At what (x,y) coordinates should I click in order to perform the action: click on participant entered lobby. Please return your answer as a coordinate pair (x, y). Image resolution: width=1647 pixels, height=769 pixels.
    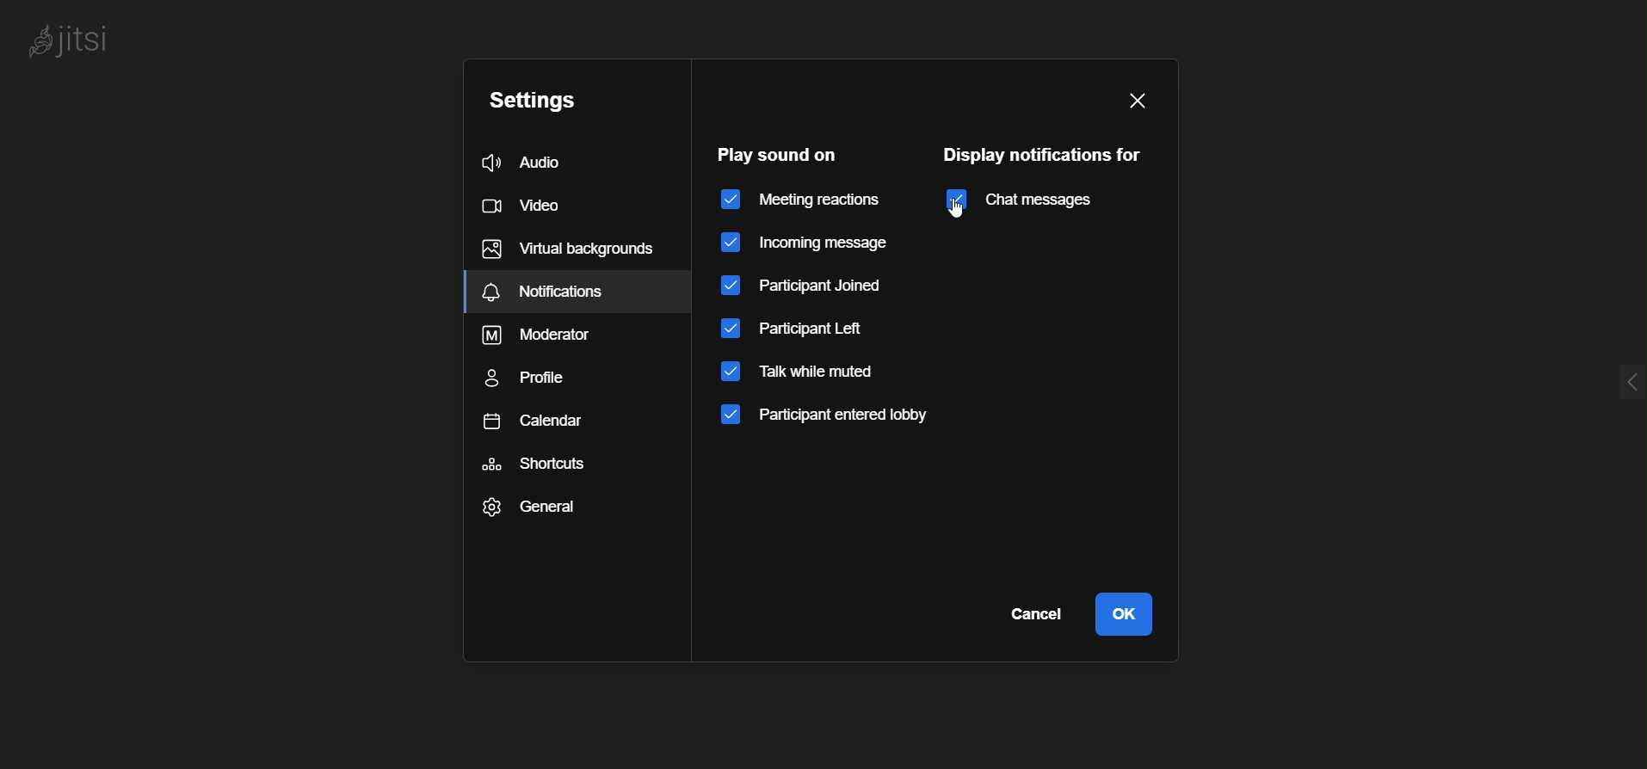
    Looking at the image, I should click on (834, 419).